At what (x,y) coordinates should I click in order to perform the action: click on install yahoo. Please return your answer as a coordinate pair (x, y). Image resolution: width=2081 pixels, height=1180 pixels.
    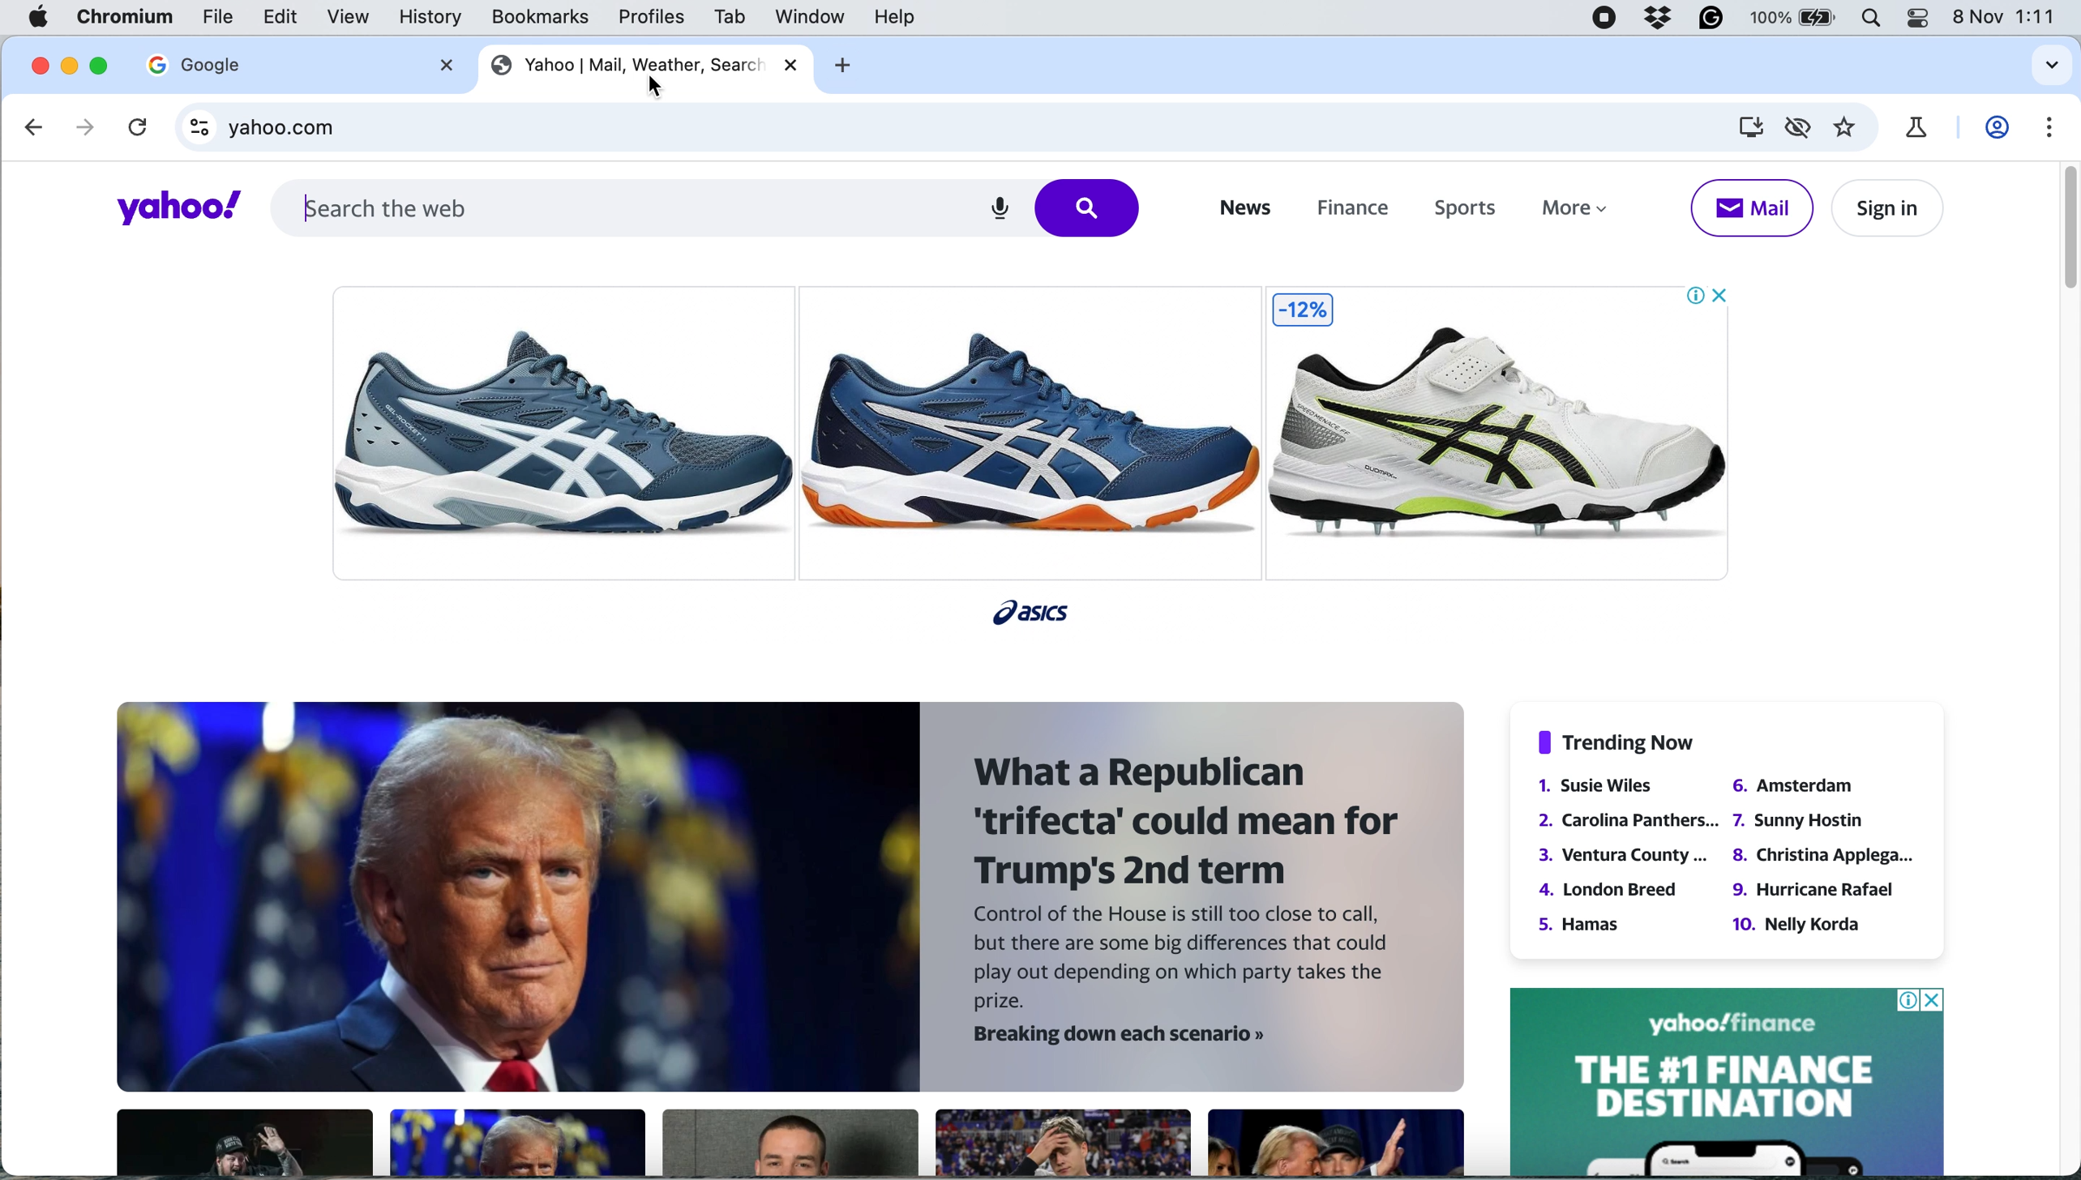
    Looking at the image, I should click on (1749, 126).